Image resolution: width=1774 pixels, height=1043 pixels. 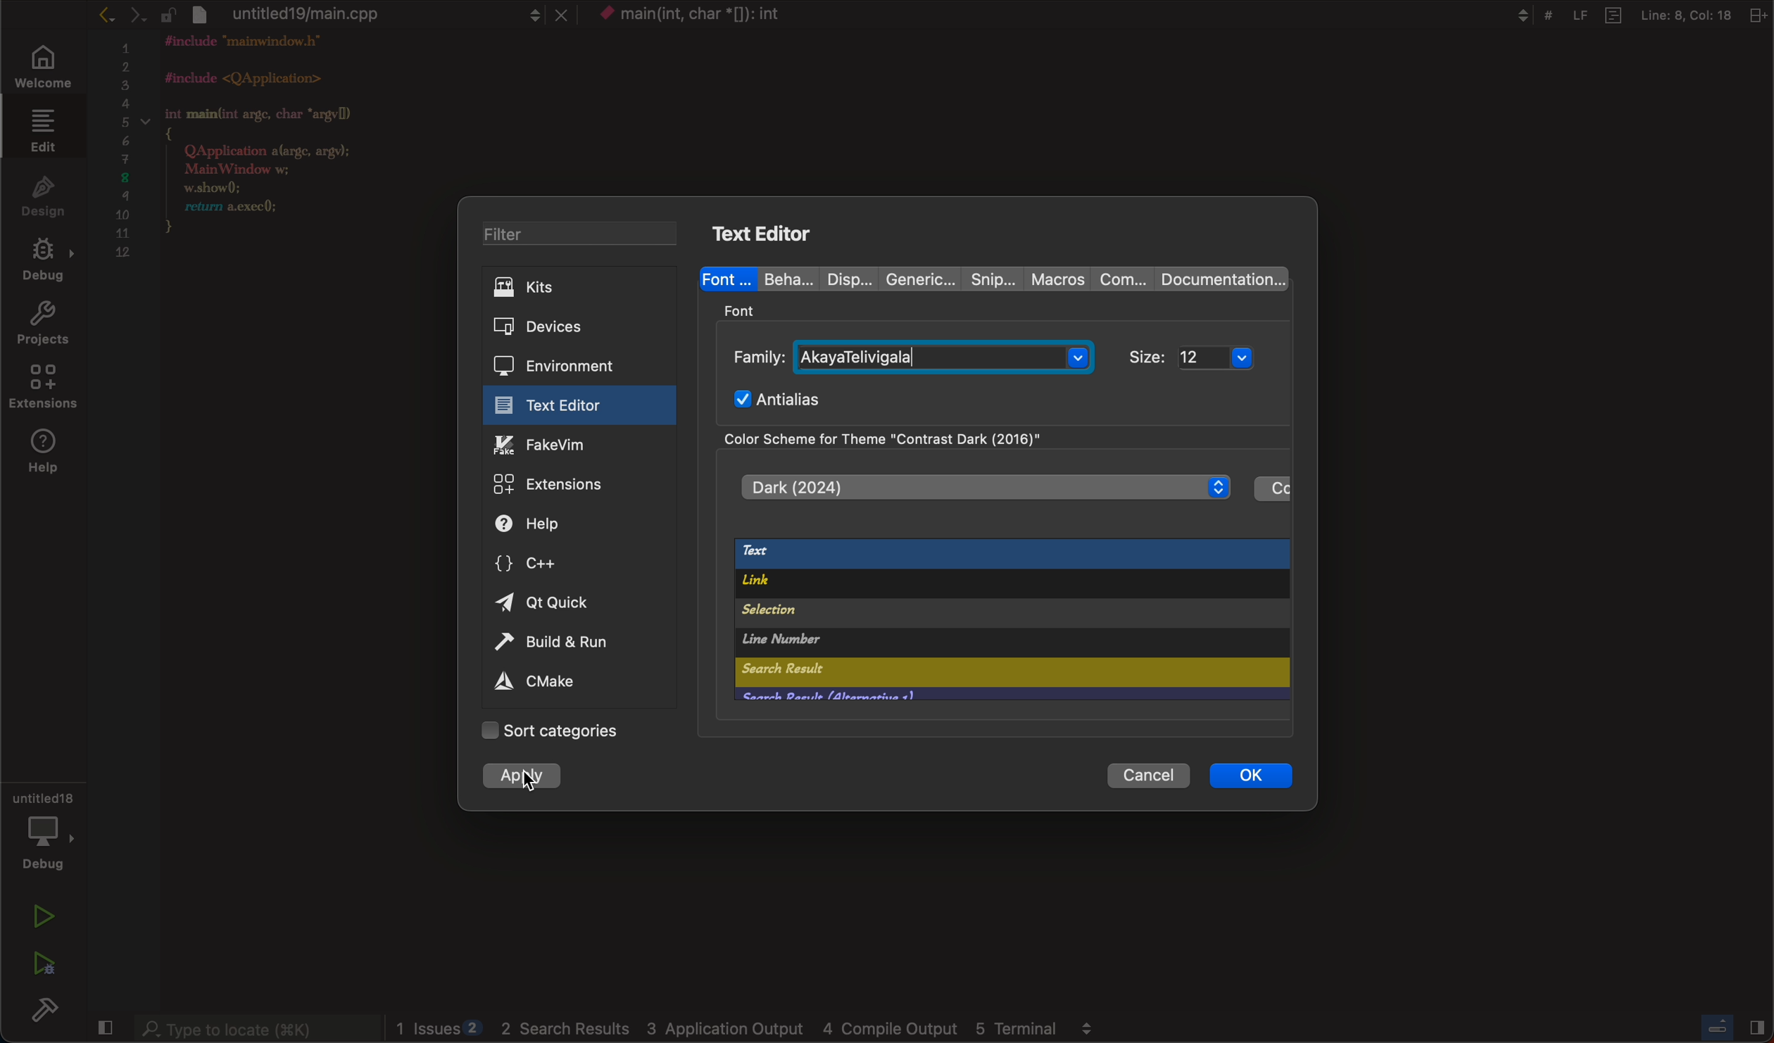 What do you see at coordinates (580, 286) in the screenshot?
I see `kits` at bounding box center [580, 286].